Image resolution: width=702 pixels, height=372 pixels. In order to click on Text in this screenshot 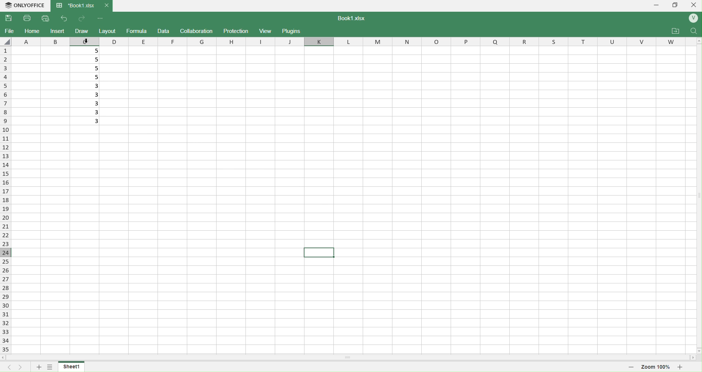, I will do `click(350, 18)`.